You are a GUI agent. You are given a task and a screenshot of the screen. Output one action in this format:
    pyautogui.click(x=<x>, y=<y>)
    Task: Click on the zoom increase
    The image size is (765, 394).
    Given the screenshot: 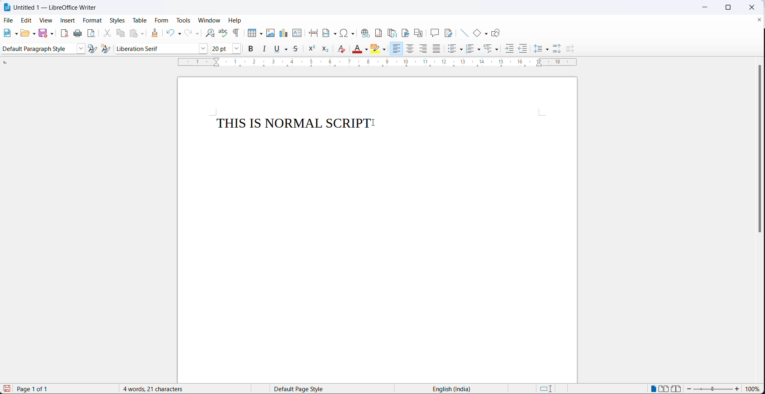 What is the action you would take?
    pyautogui.click(x=690, y=389)
    